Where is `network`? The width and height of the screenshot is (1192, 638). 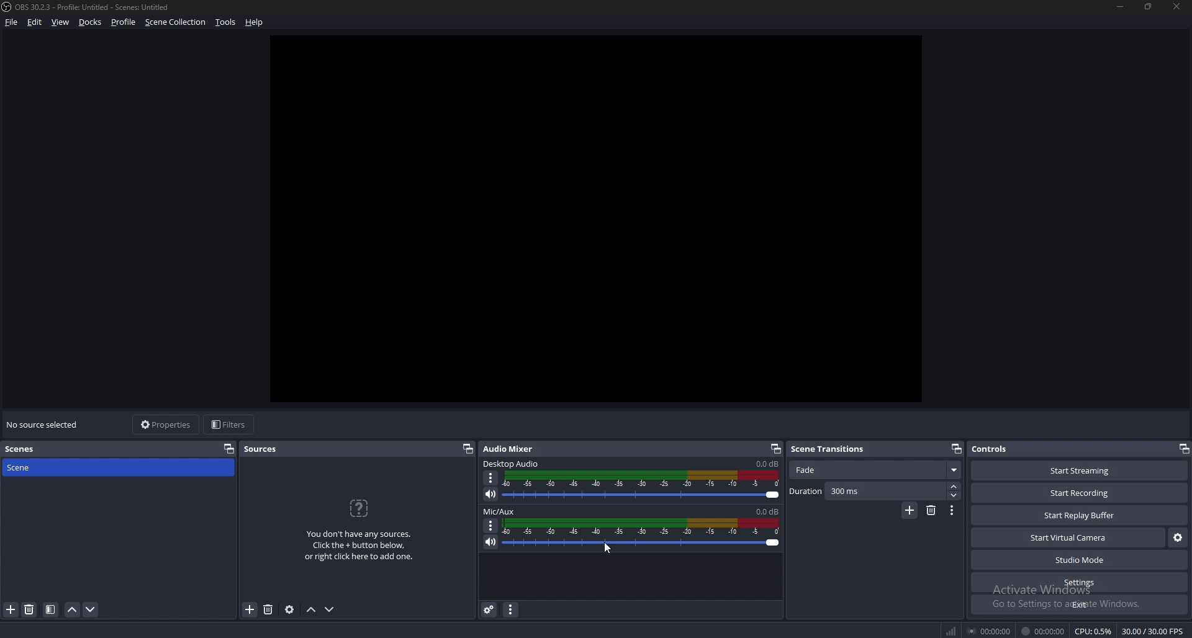
network is located at coordinates (954, 631).